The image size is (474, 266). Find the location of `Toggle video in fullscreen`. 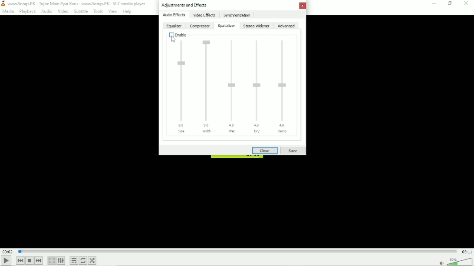

Toggle video in fullscreen is located at coordinates (51, 261).